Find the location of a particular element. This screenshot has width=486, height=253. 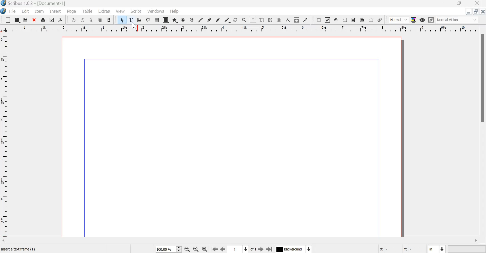

Table is located at coordinates (157, 20).